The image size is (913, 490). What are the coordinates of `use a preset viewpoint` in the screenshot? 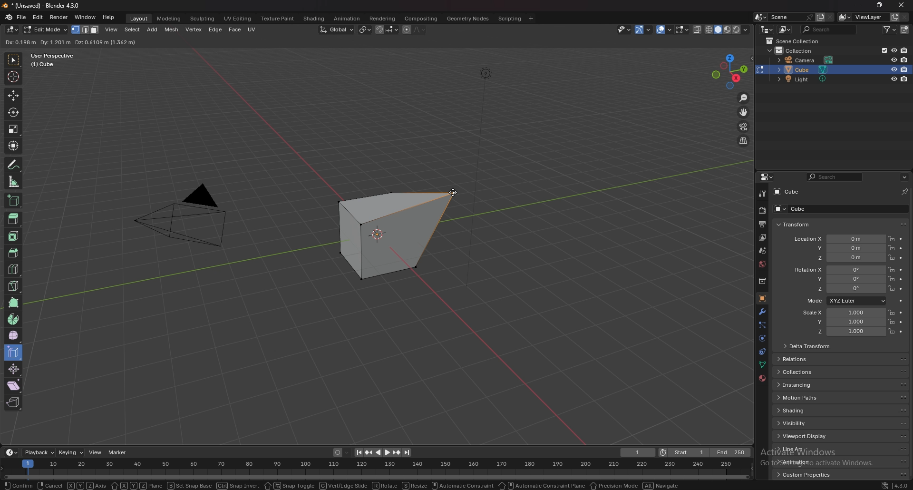 It's located at (730, 71).